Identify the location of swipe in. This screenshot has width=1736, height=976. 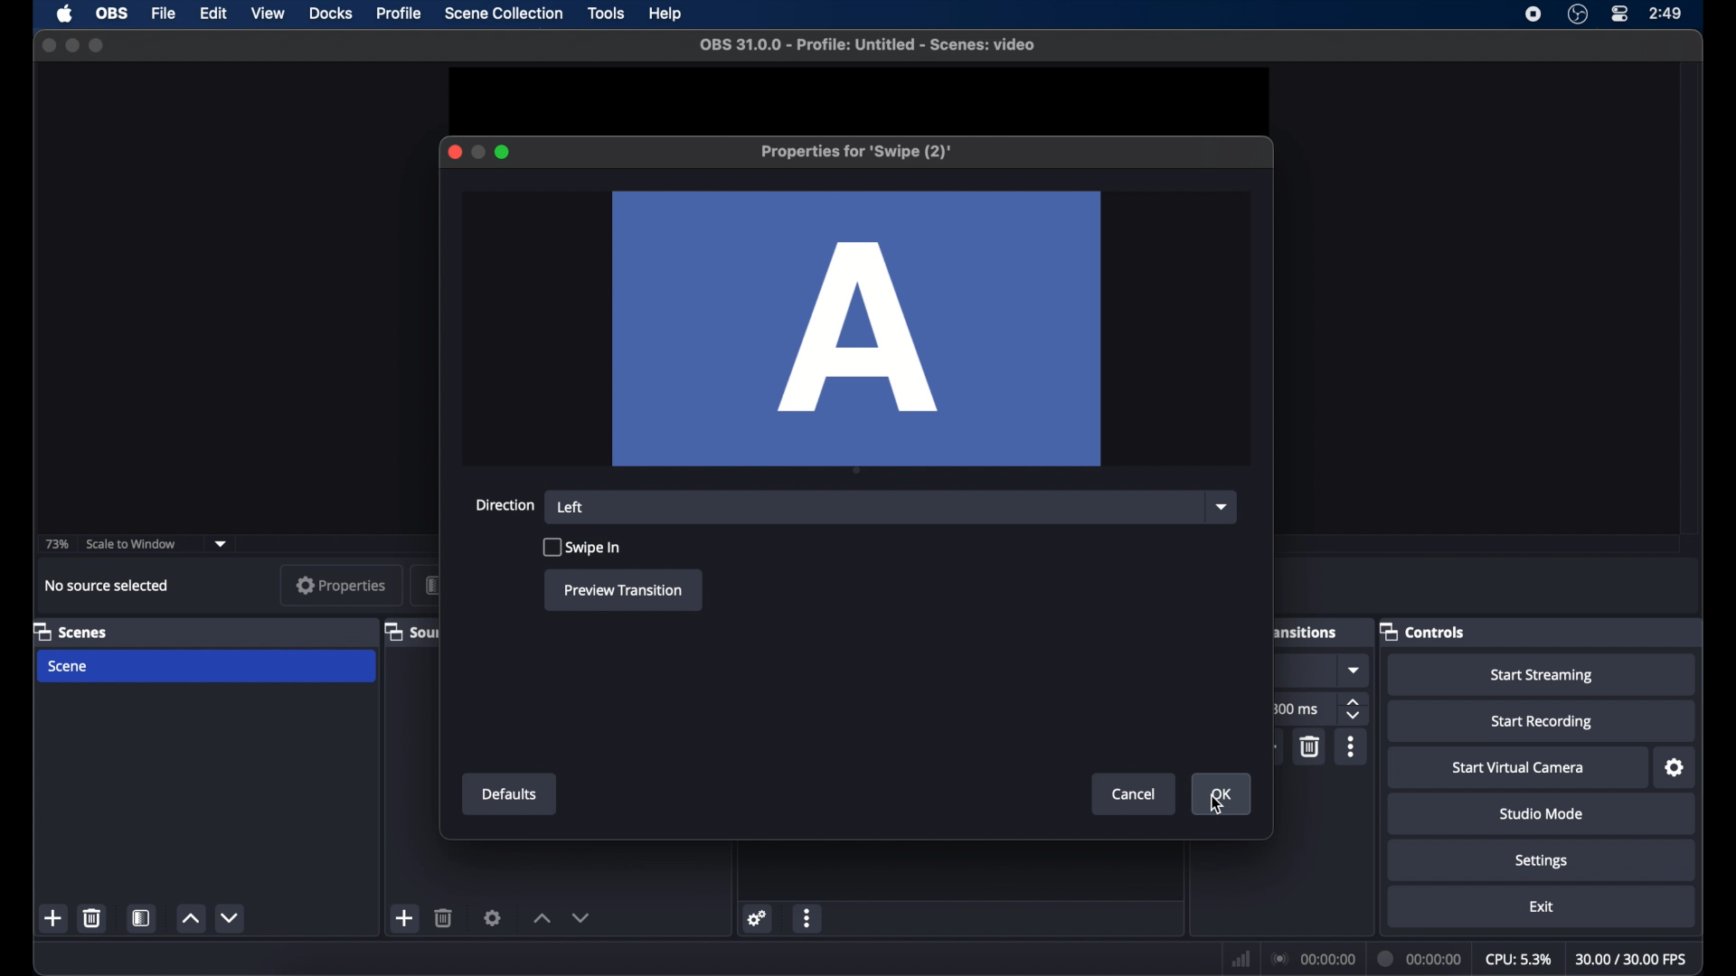
(580, 547).